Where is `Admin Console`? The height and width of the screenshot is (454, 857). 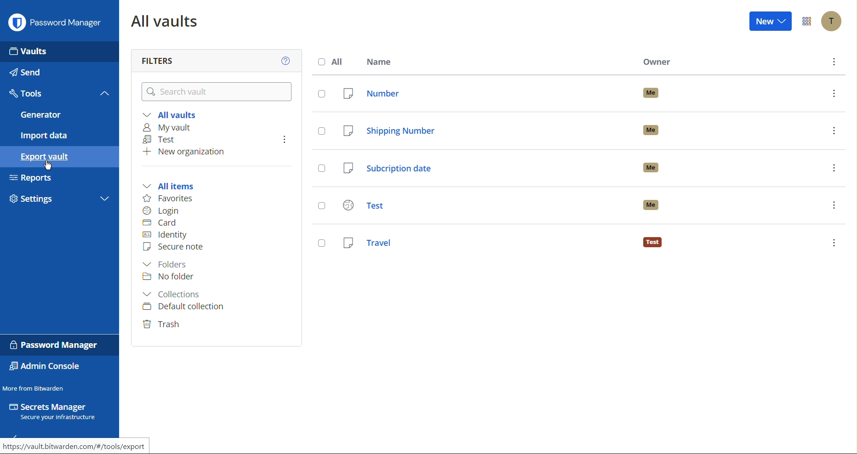
Admin Console is located at coordinates (48, 367).